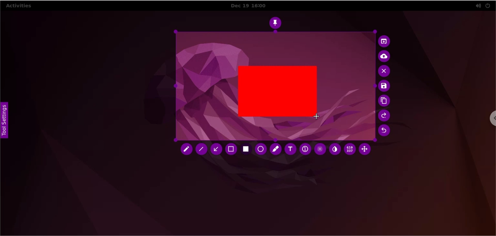 The height and width of the screenshot is (236, 496). Describe the element at coordinates (277, 22) in the screenshot. I see `pin ` at that location.